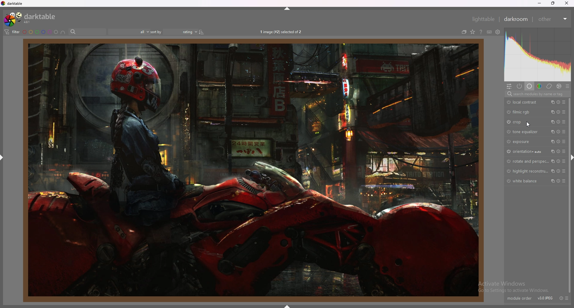 This screenshot has width=574, height=308. What do you see at coordinates (553, 19) in the screenshot?
I see `other` at bounding box center [553, 19].